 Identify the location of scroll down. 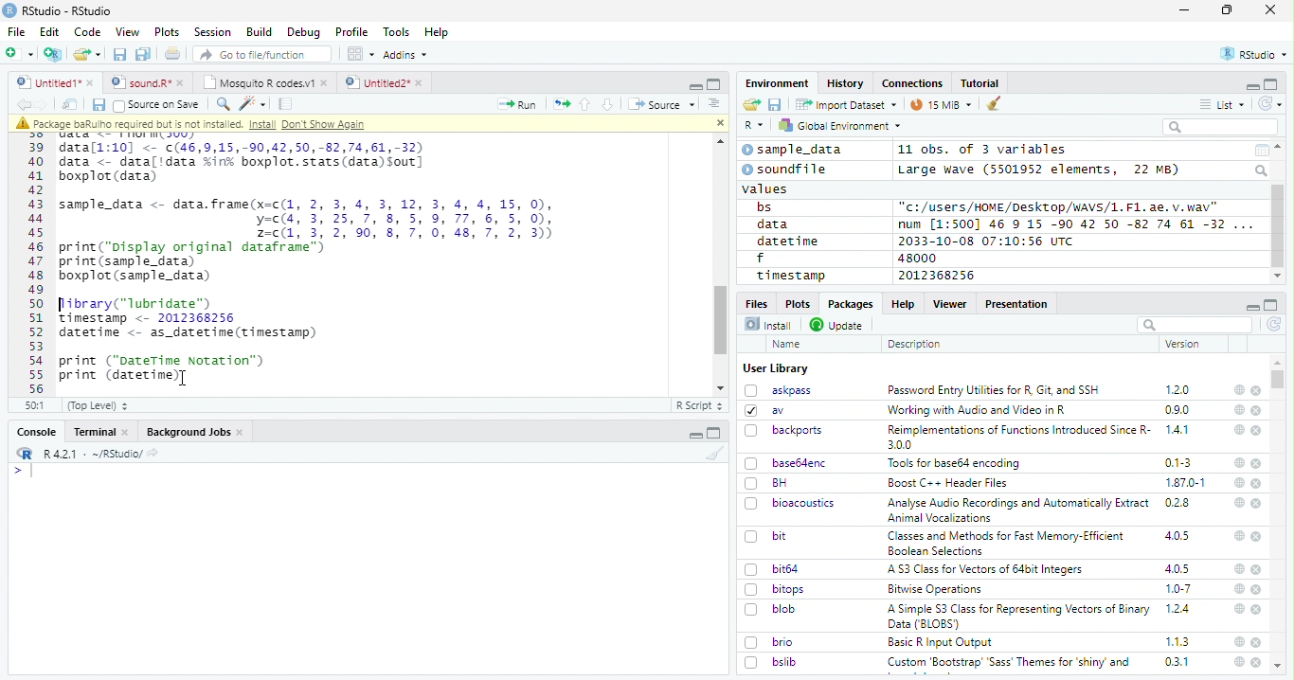
(1277, 277).